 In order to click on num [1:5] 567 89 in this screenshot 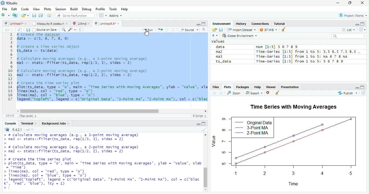, I will do `click(277, 47)`.